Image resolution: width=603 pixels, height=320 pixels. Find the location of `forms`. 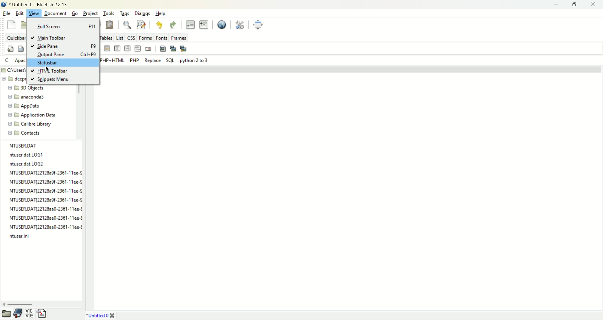

forms is located at coordinates (144, 37).